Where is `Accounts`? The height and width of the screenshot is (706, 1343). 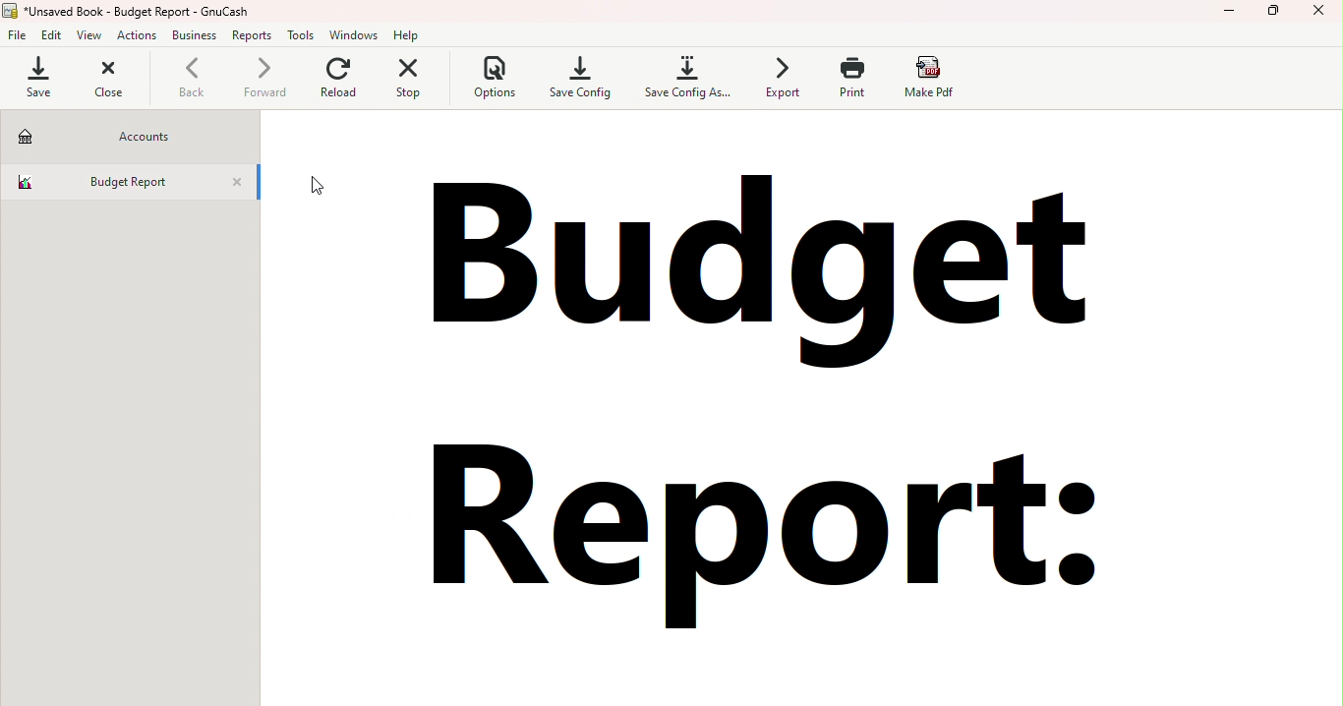 Accounts is located at coordinates (129, 136).